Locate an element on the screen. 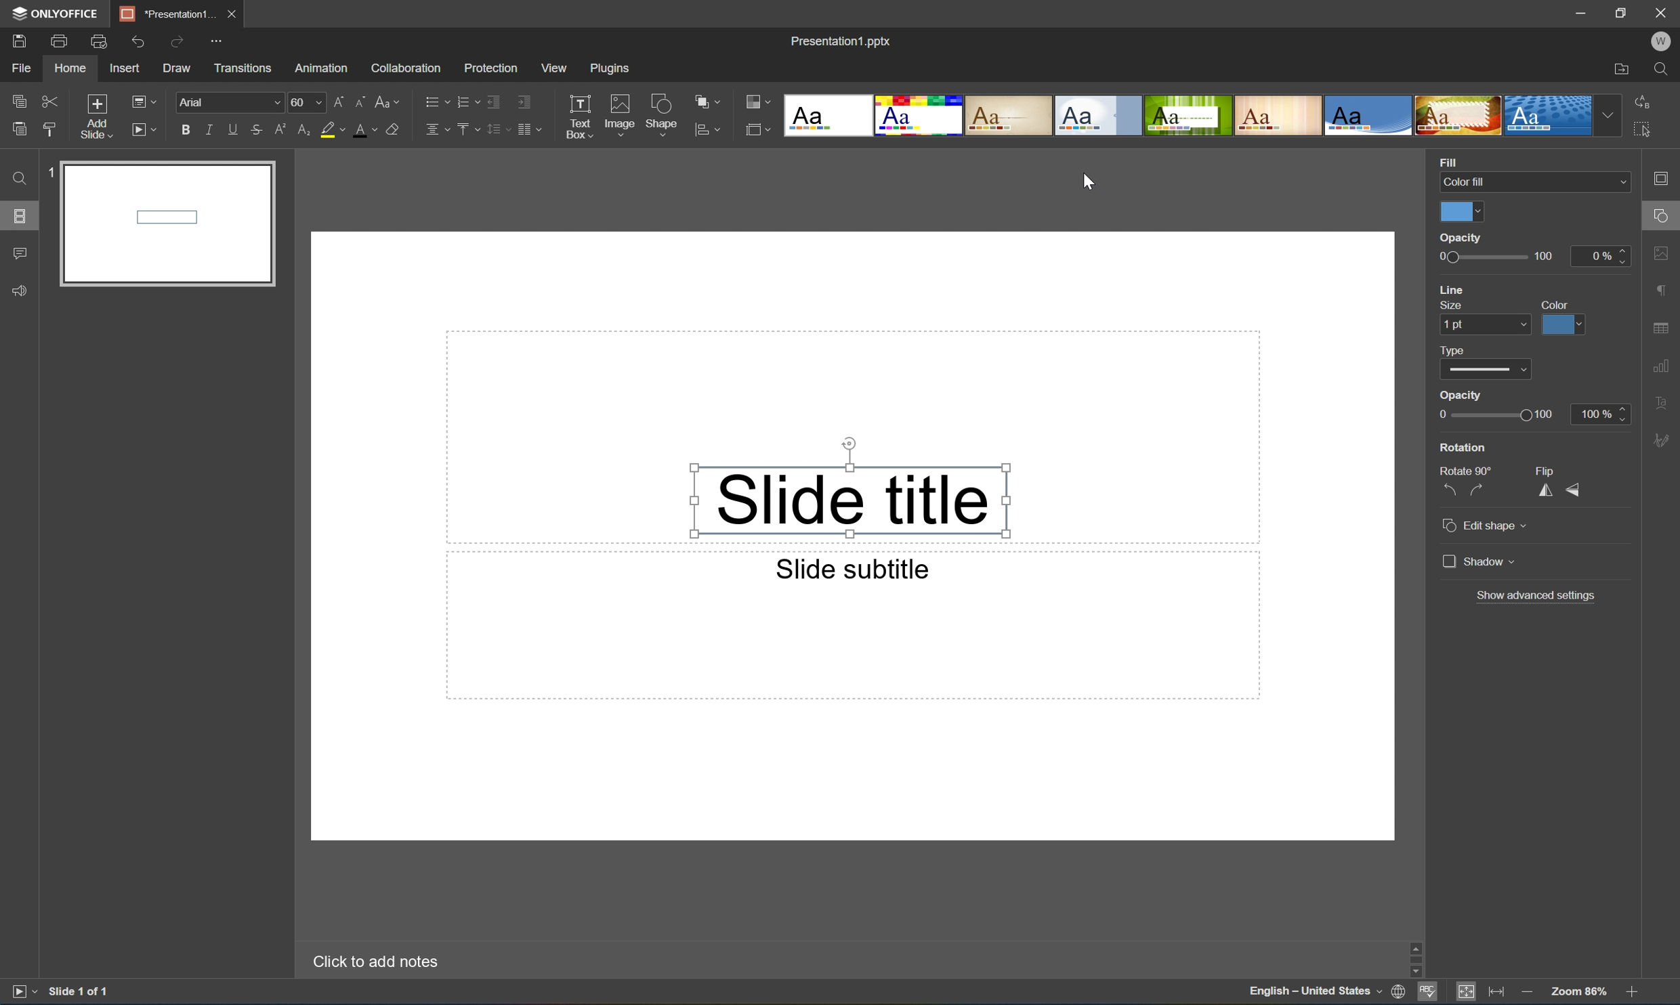 This screenshot has width=1680, height=1005. slider is located at coordinates (1460, 238).